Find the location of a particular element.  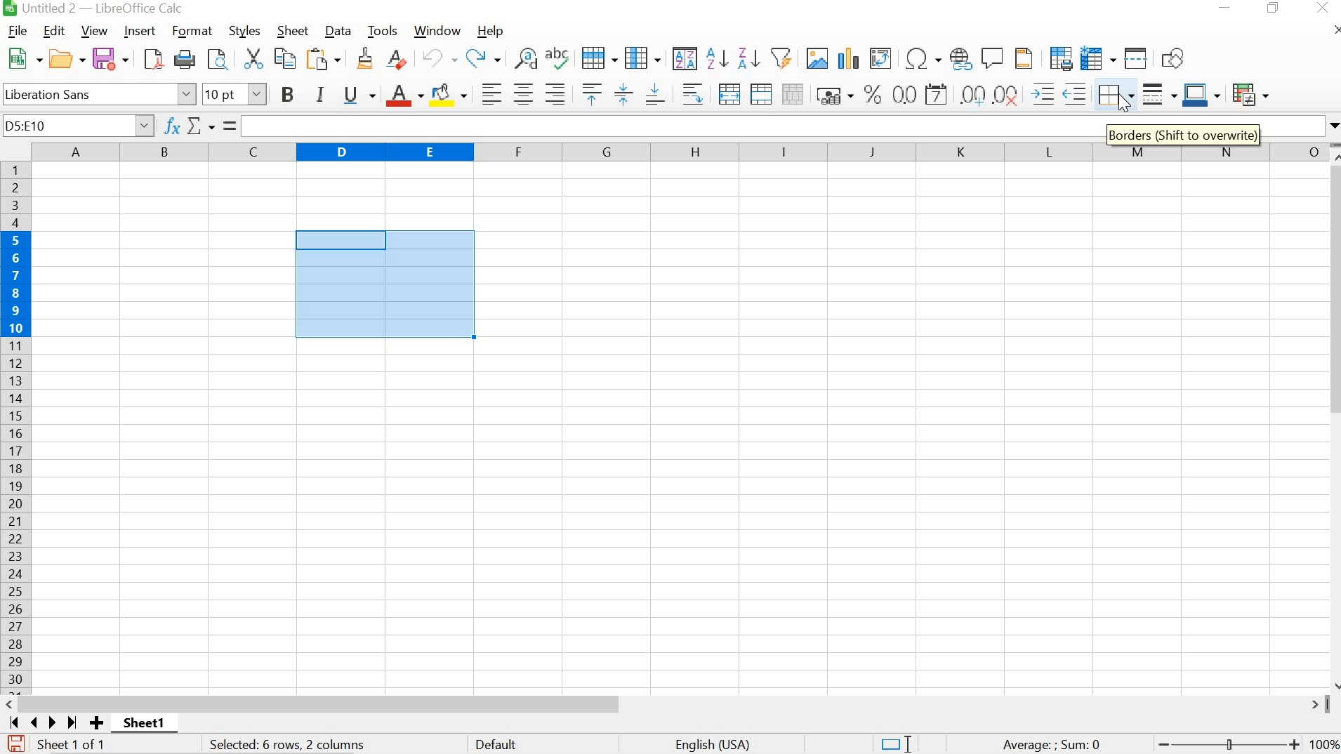

insert image is located at coordinates (816, 56).